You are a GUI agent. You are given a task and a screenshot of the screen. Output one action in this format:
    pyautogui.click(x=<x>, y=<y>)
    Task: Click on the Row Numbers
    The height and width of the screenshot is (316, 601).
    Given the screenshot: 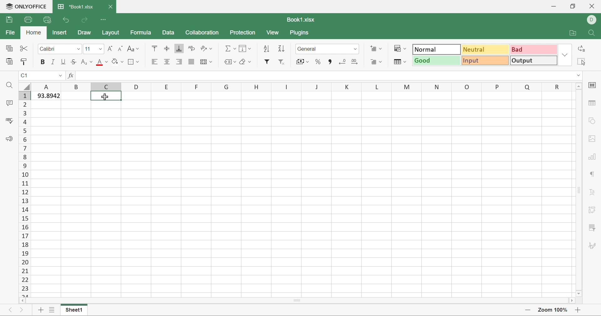 What is the action you would take?
    pyautogui.click(x=25, y=194)
    